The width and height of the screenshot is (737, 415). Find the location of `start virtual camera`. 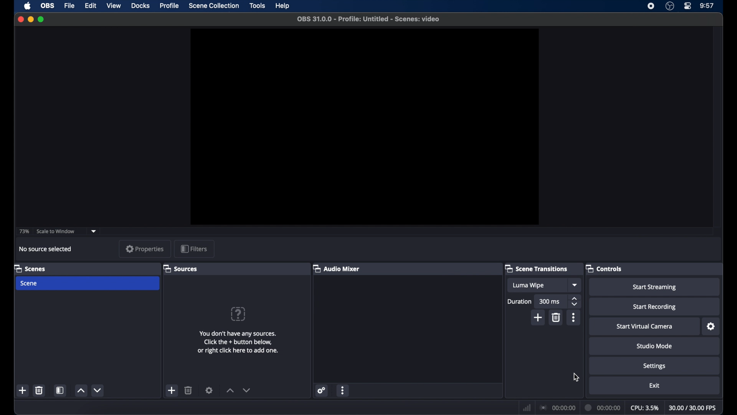

start virtual camera is located at coordinates (645, 327).